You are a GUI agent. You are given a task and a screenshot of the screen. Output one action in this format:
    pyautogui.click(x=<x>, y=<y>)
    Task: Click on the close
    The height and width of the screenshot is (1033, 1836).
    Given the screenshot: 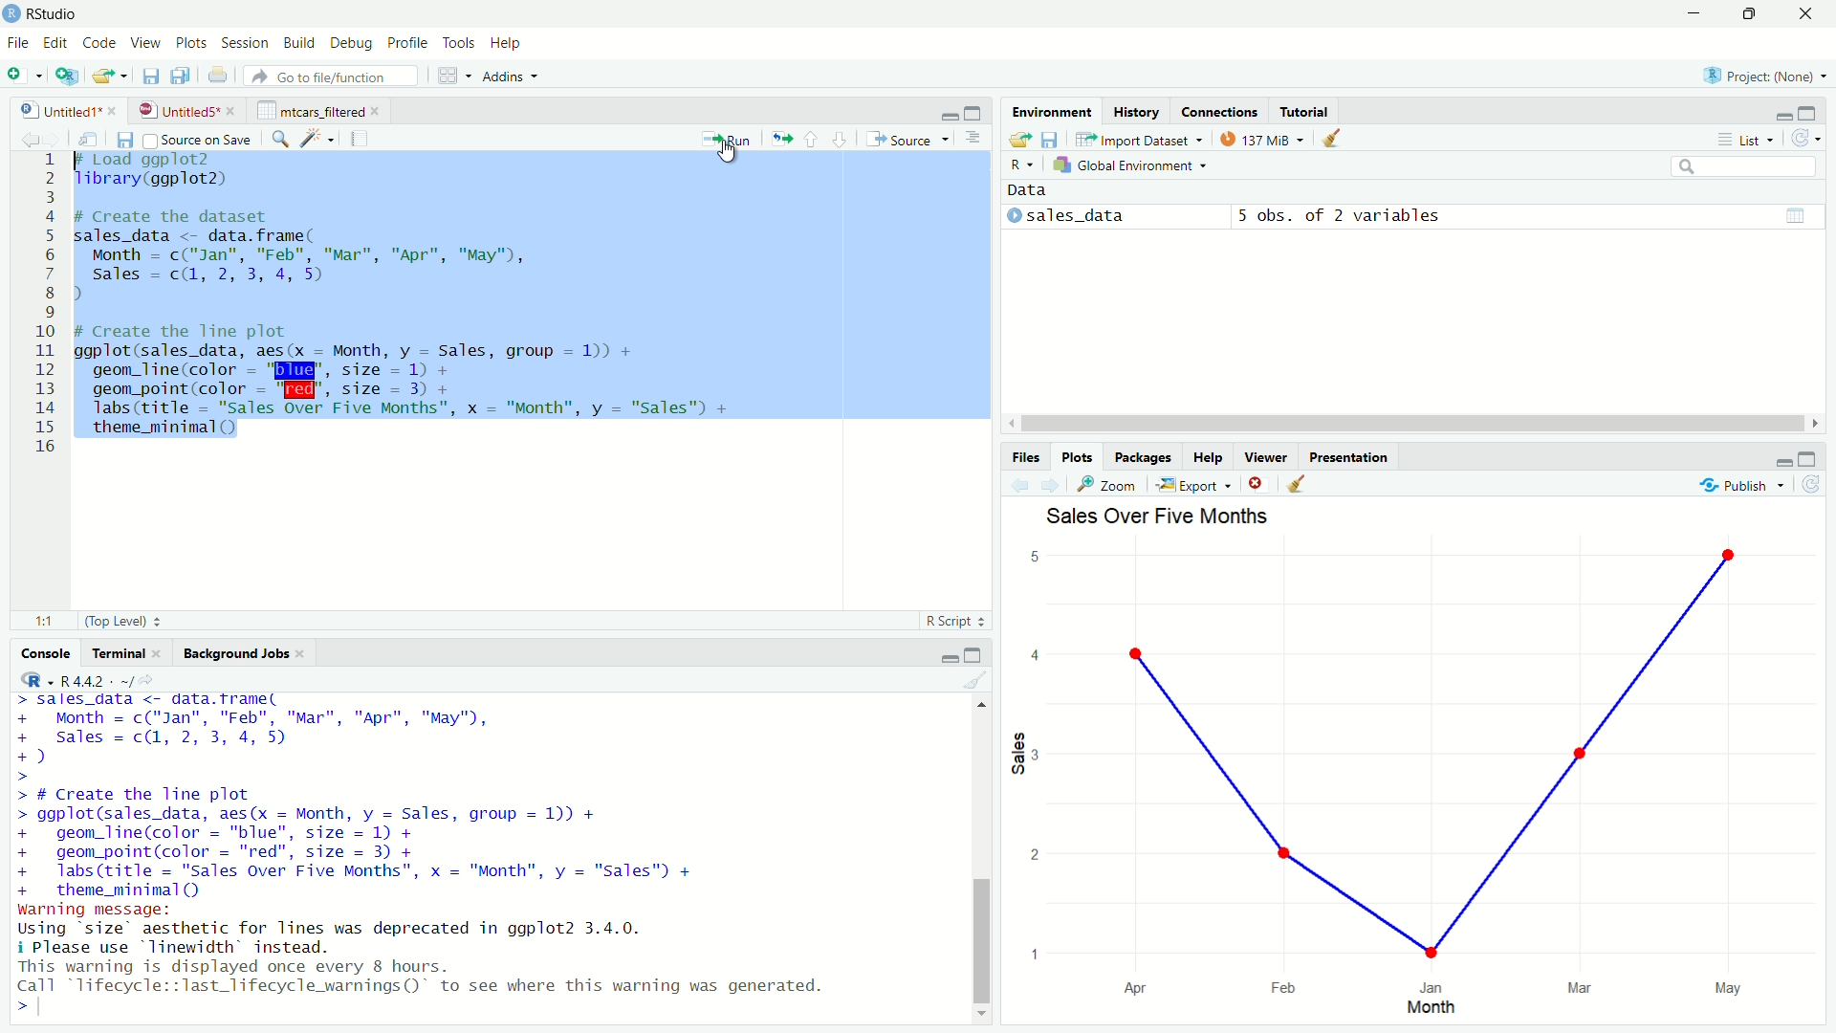 What is the action you would take?
    pyautogui.click(x=1809, y=13)
    